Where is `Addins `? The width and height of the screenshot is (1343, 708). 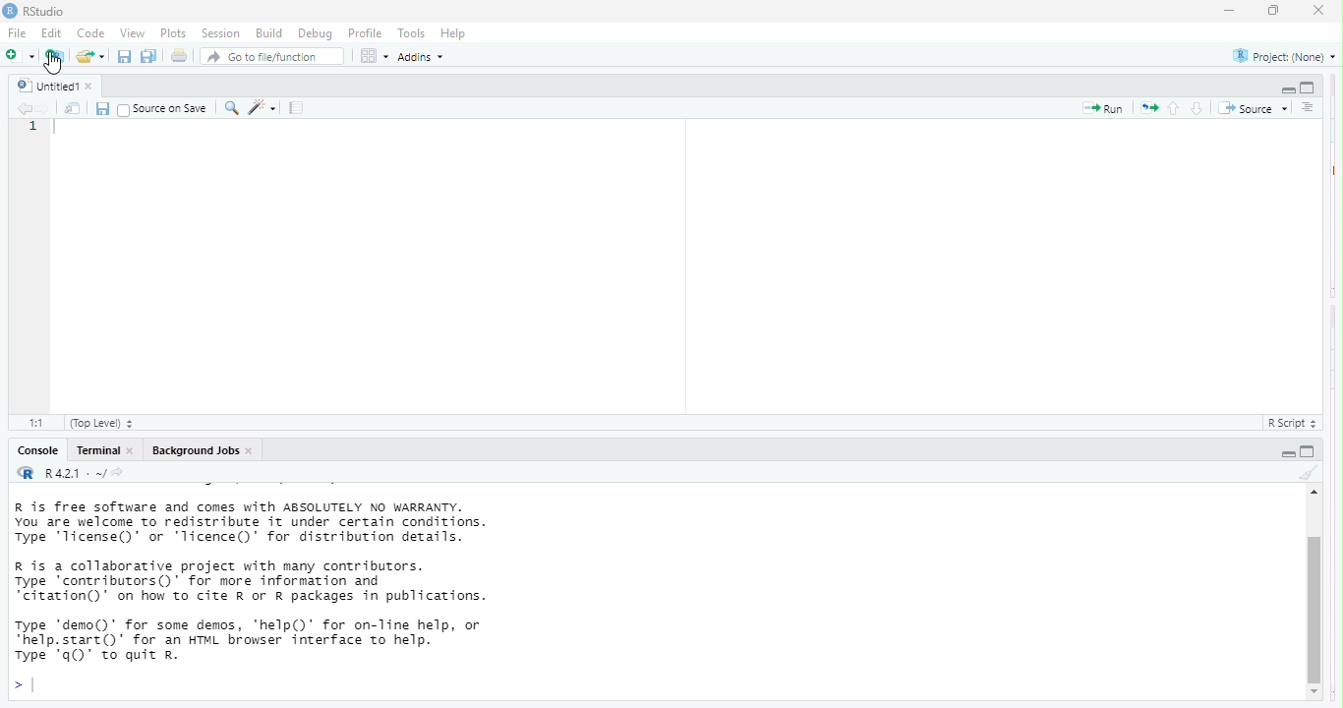 Addins  is located at coordinates (427, 58).